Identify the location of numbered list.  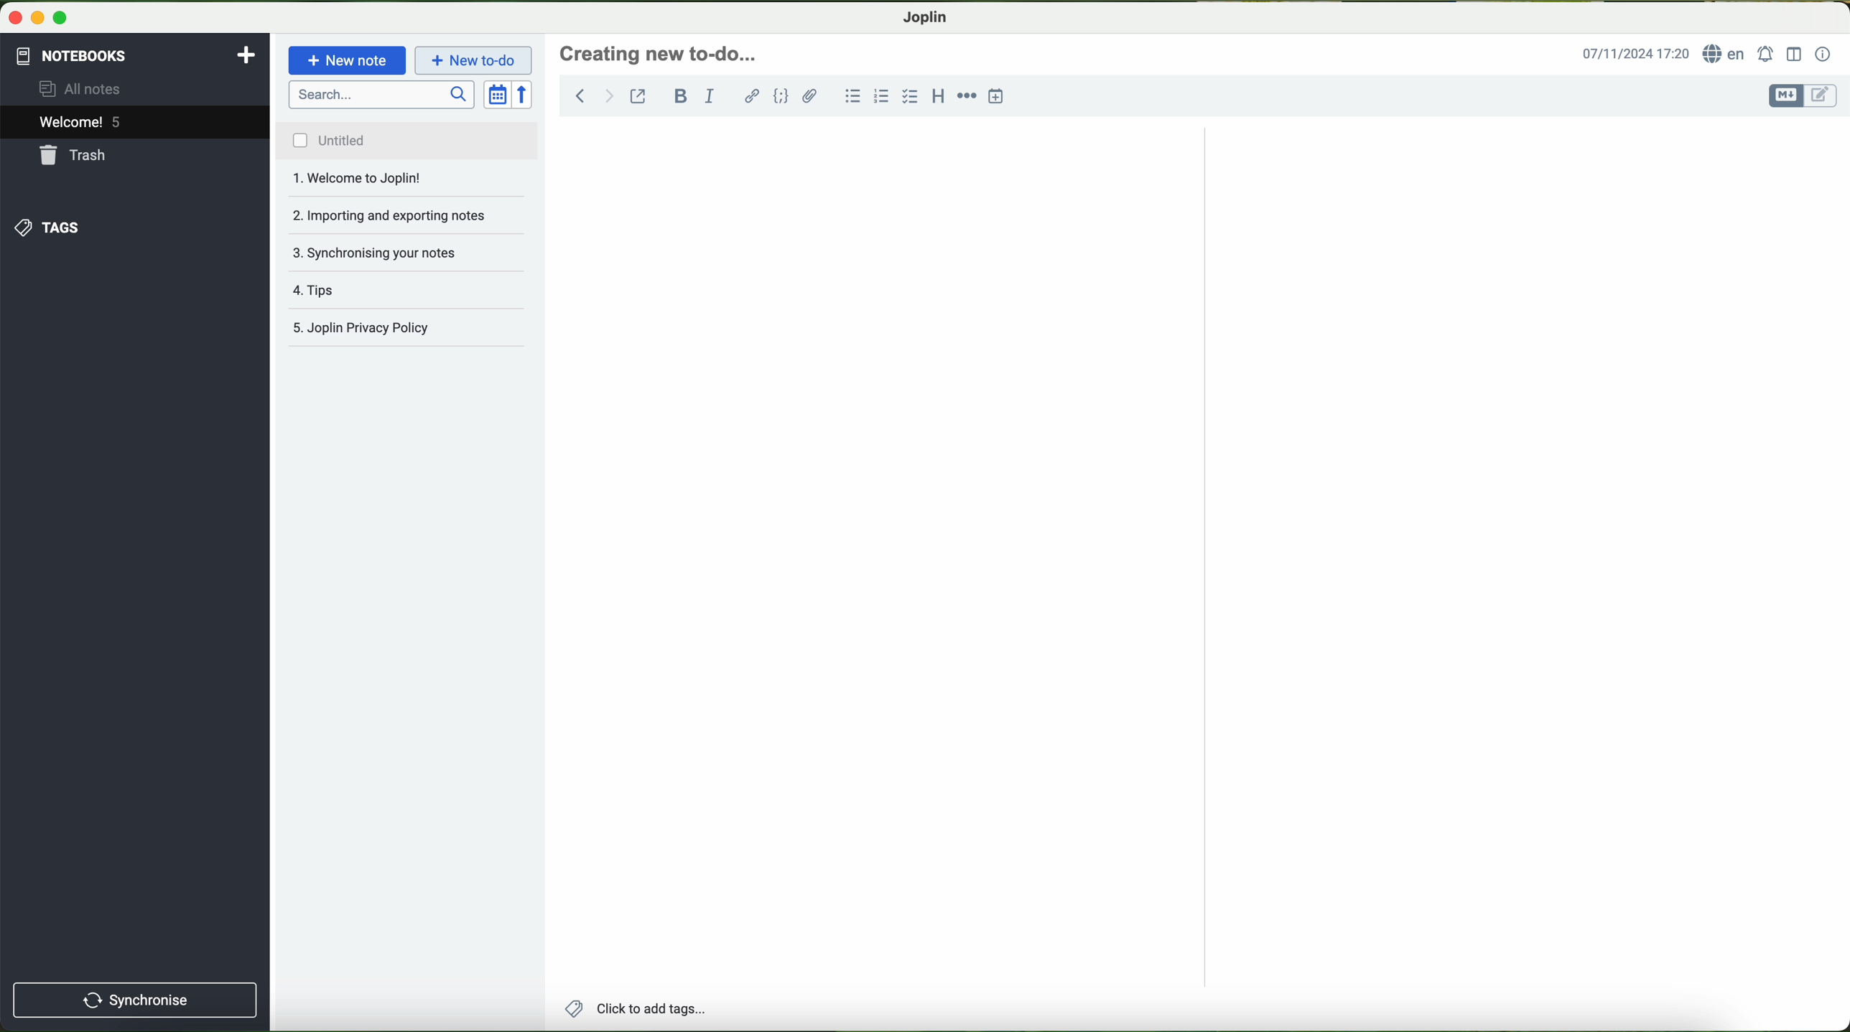
(880, 96).